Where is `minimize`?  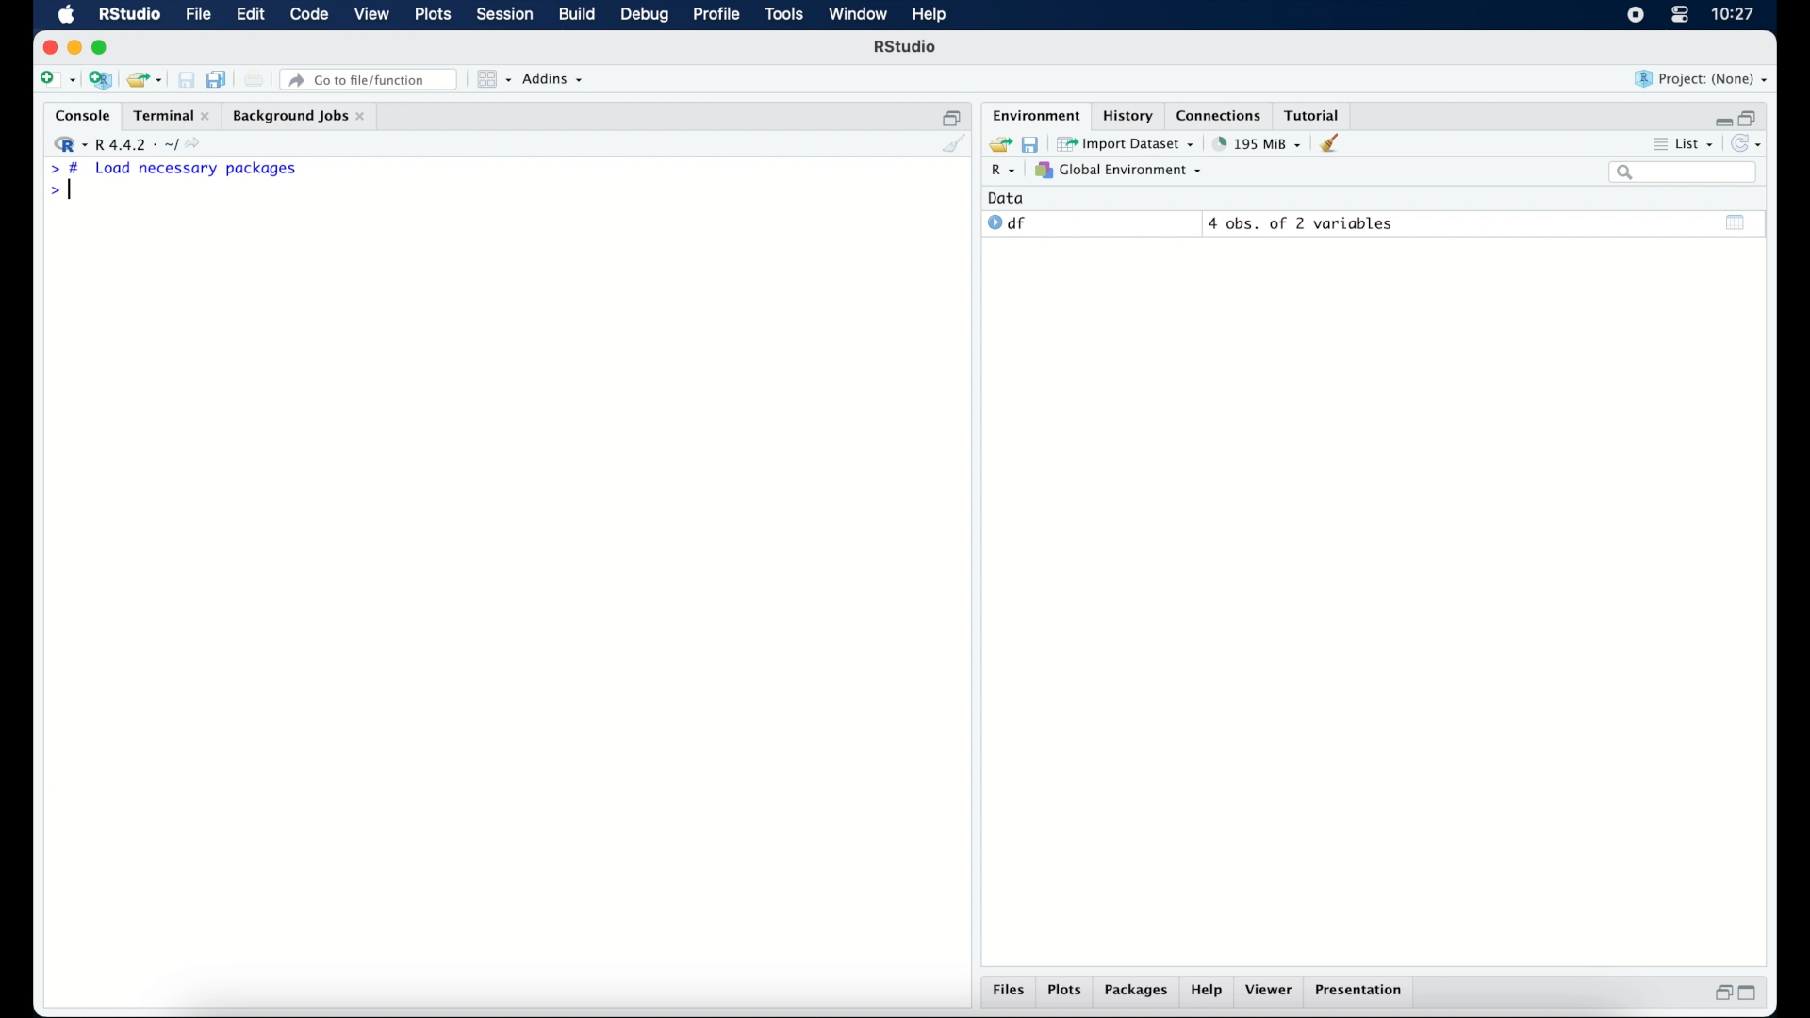
minimize is located at coordinates (1720, 117).